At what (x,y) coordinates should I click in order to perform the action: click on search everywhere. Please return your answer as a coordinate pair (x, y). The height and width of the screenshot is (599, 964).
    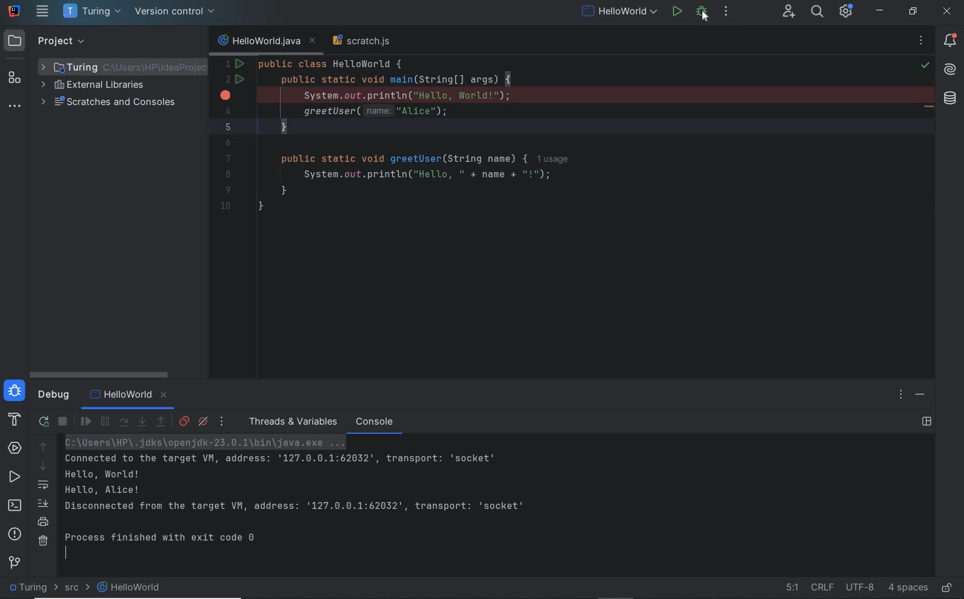
    Looking at the image, I should click on (817, 13).